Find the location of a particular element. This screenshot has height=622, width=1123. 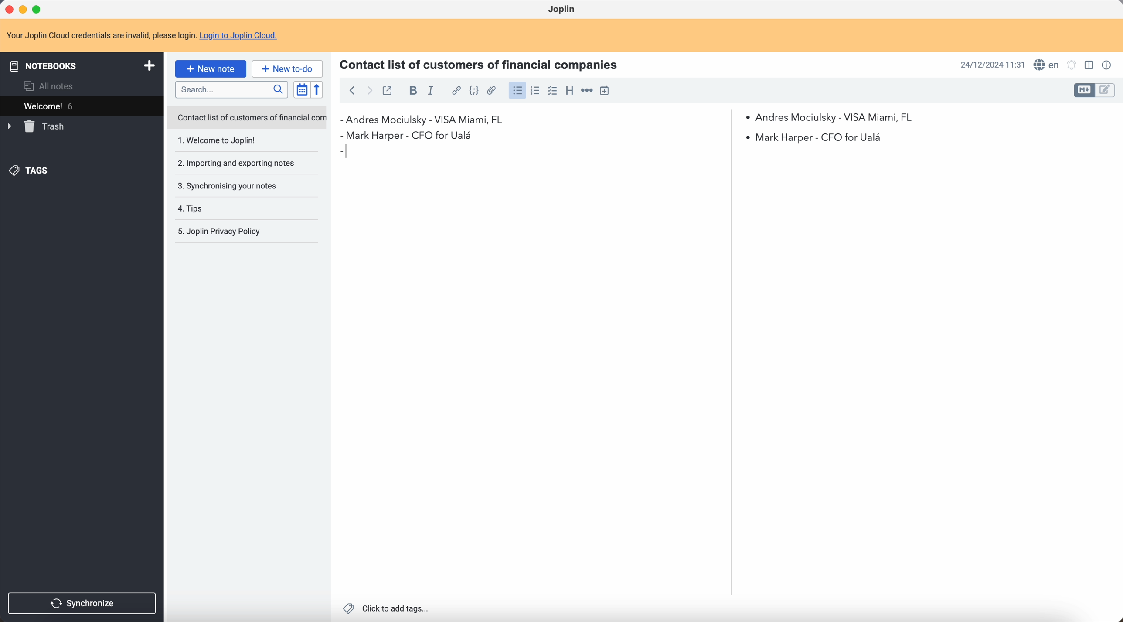

italic is located at coordinates (431, 92).